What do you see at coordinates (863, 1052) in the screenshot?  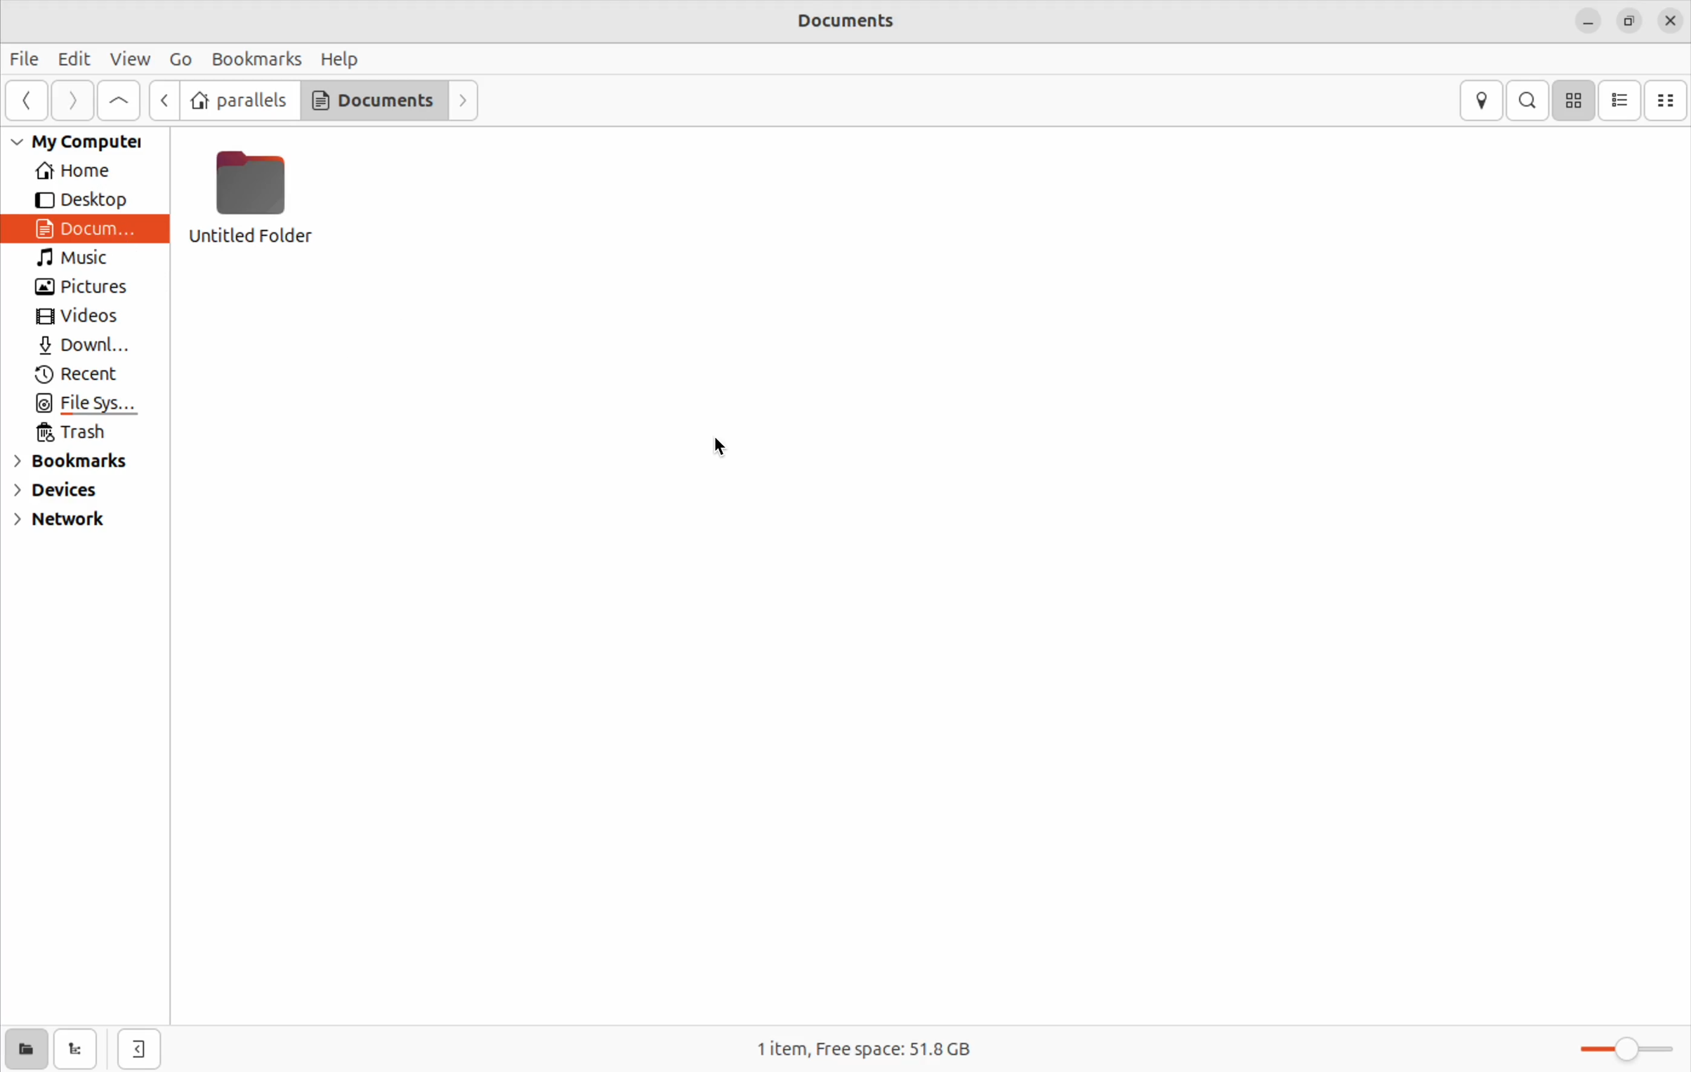 I see `1 item free space 51.8 Gb` at bounding box center [863, 1052].